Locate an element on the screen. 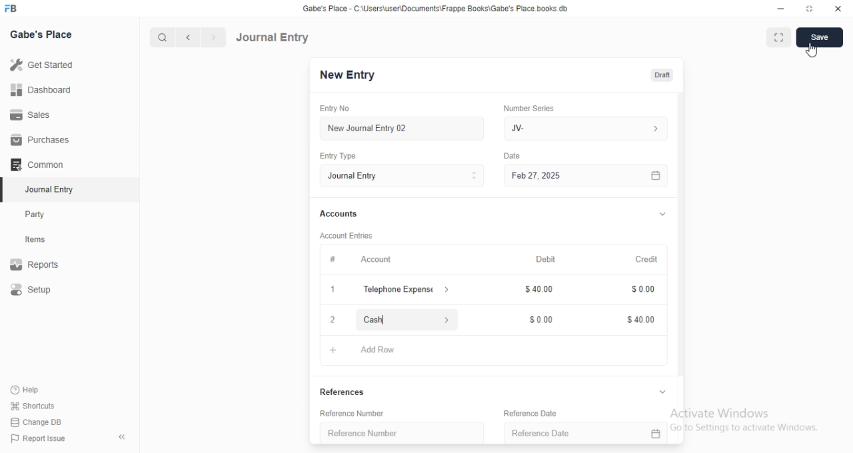 The image size is (853, 453). Help is located at coordinates (24, 390).